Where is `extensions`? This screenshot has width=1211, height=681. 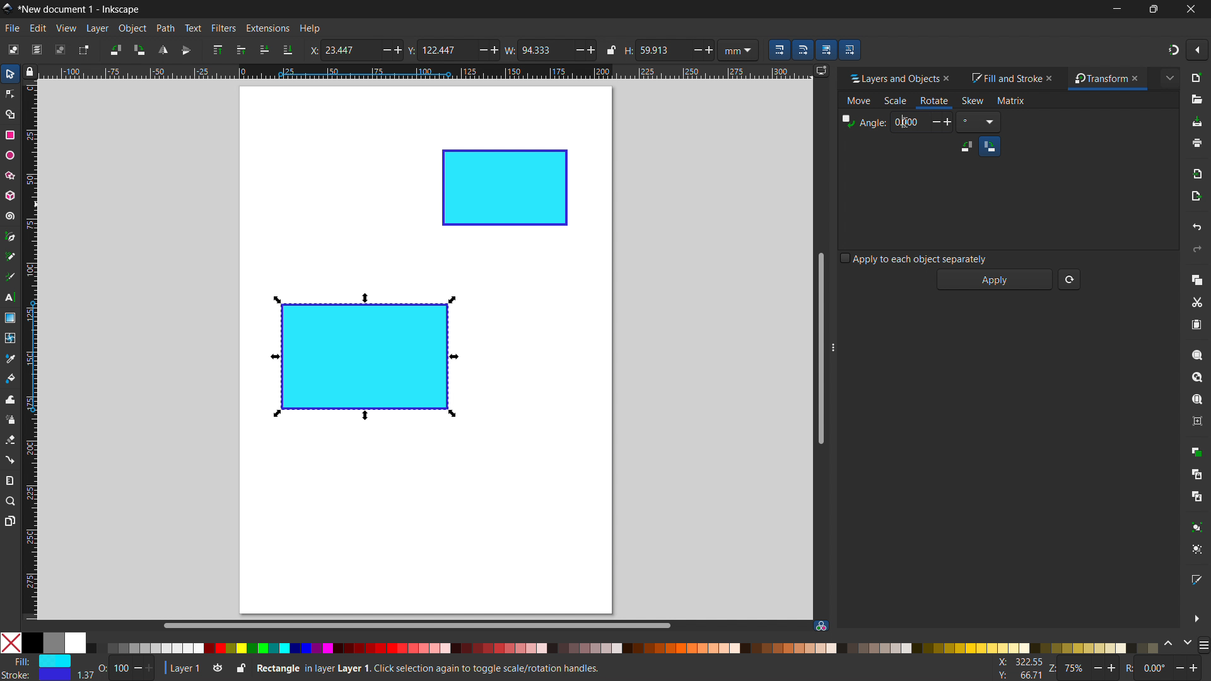 extensions is located at coordinates (267, 28).